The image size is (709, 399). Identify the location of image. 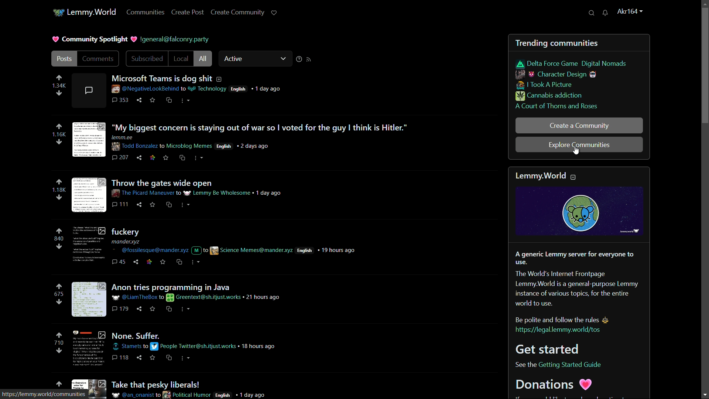
(89, 246).